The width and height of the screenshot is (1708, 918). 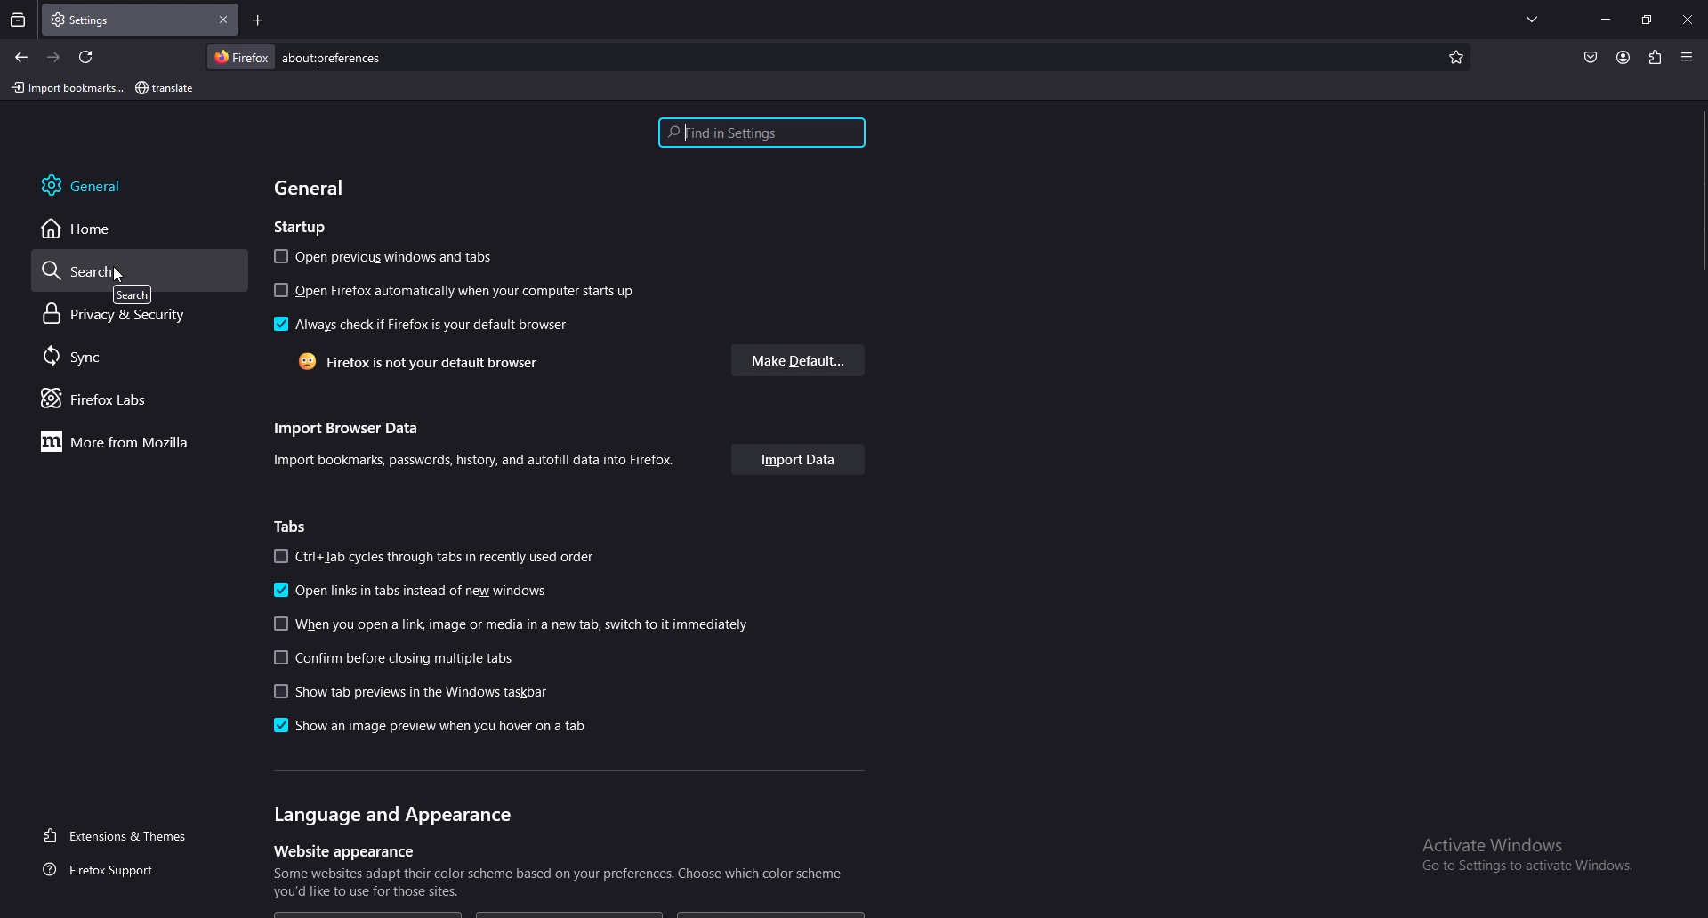 I want to click on back, so click(x=23, y=58).